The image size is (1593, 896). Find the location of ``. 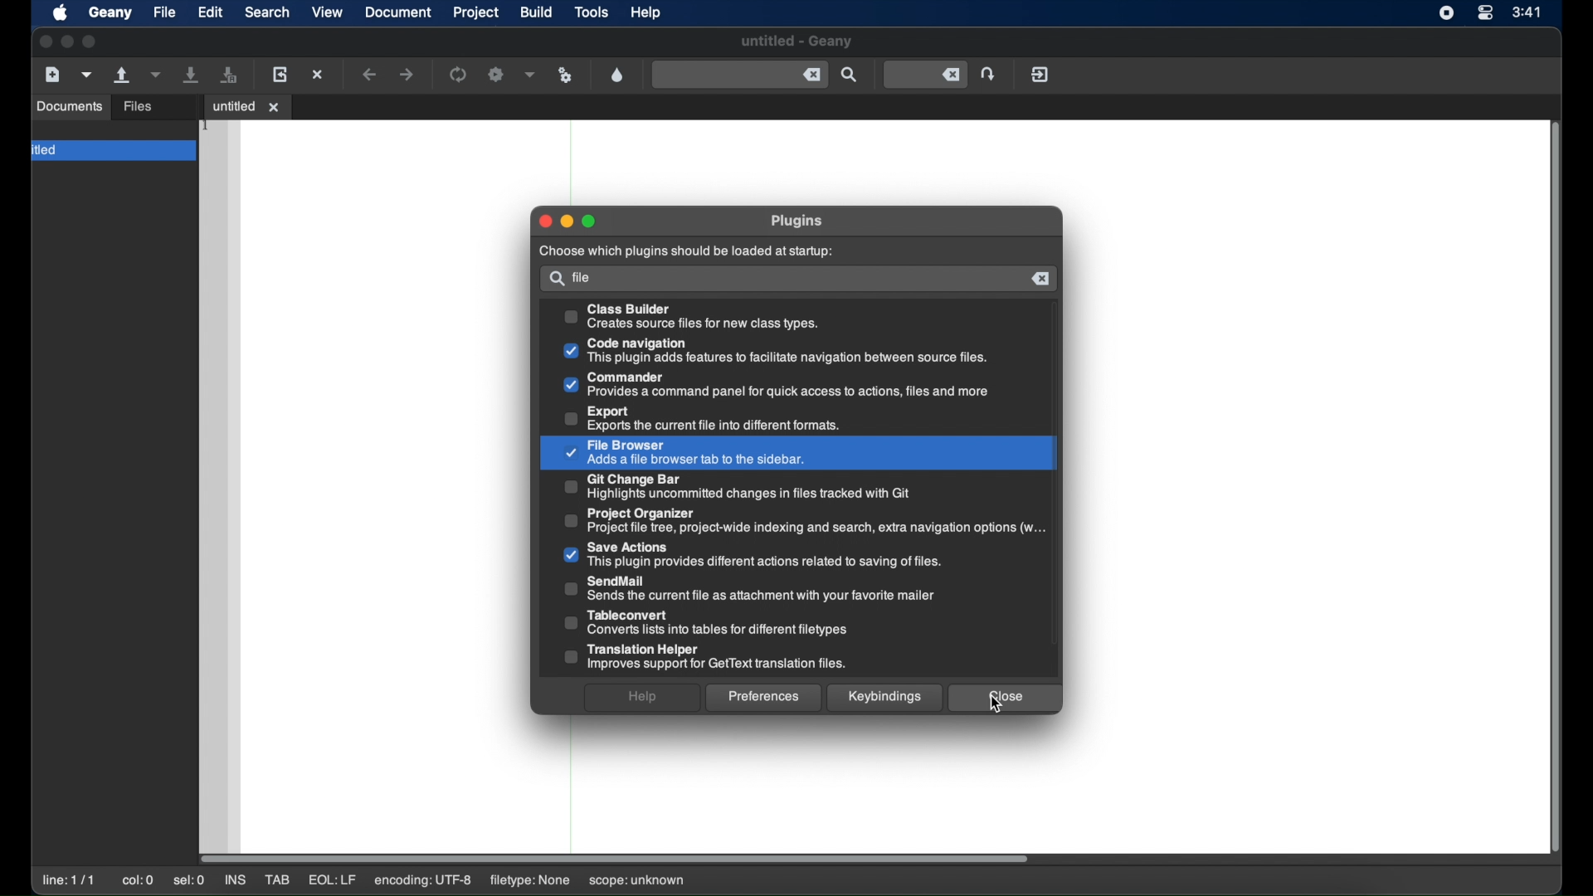

 is located at coordinates (732, 418).